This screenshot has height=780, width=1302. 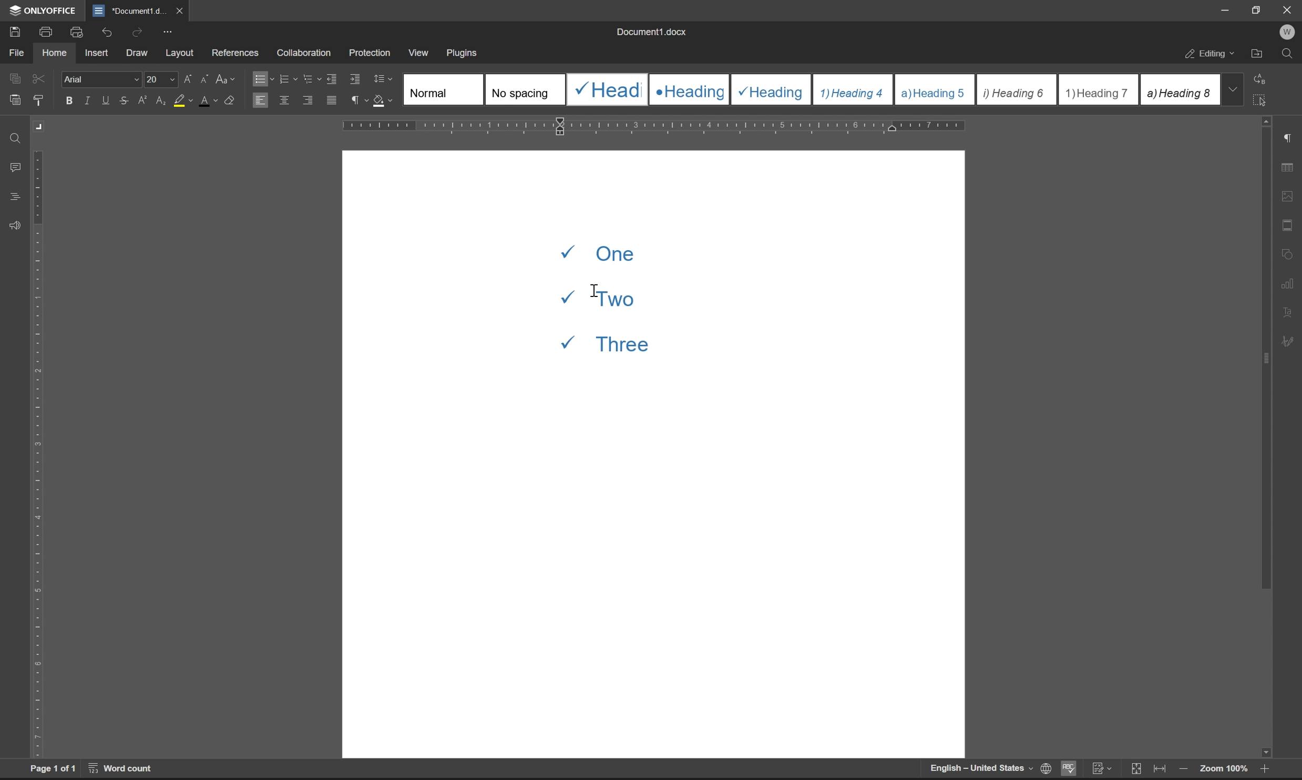 What do you see at coordinates (1287, 138) in the screenshot?
I see `paragraph settings` at bounding box center [1287, 138].